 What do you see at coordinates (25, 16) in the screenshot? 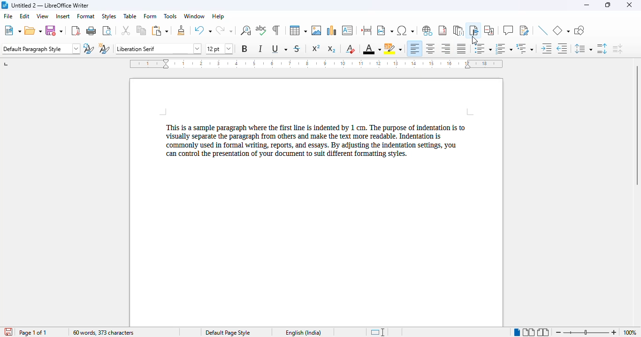
I see `edit` at bounding box center [25, 16].